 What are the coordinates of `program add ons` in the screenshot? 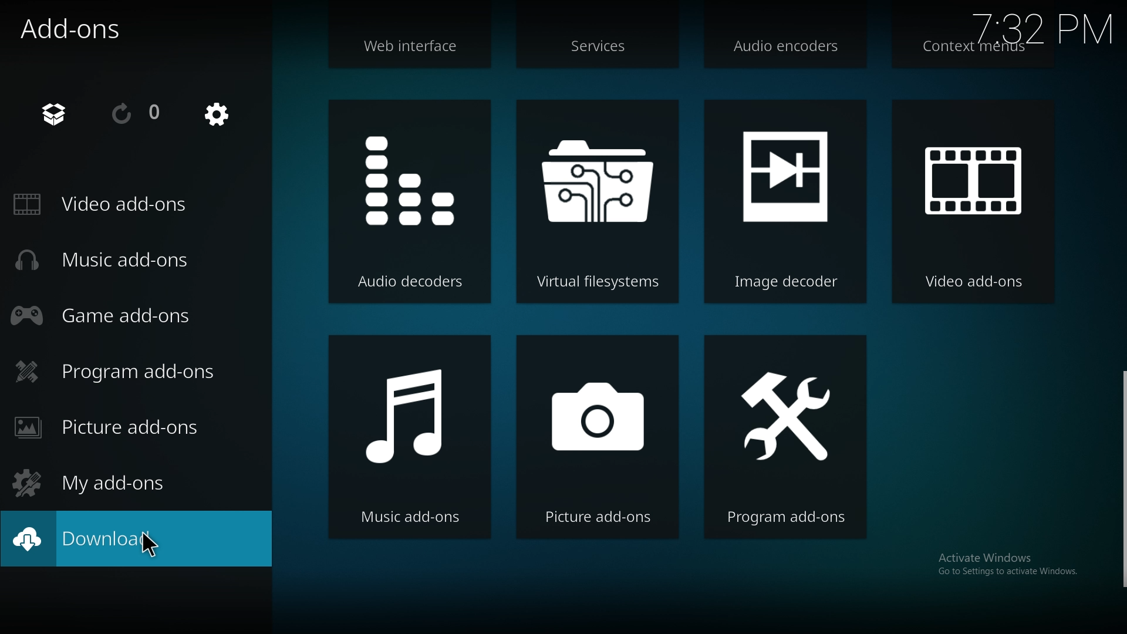 It's located at (787, 439).